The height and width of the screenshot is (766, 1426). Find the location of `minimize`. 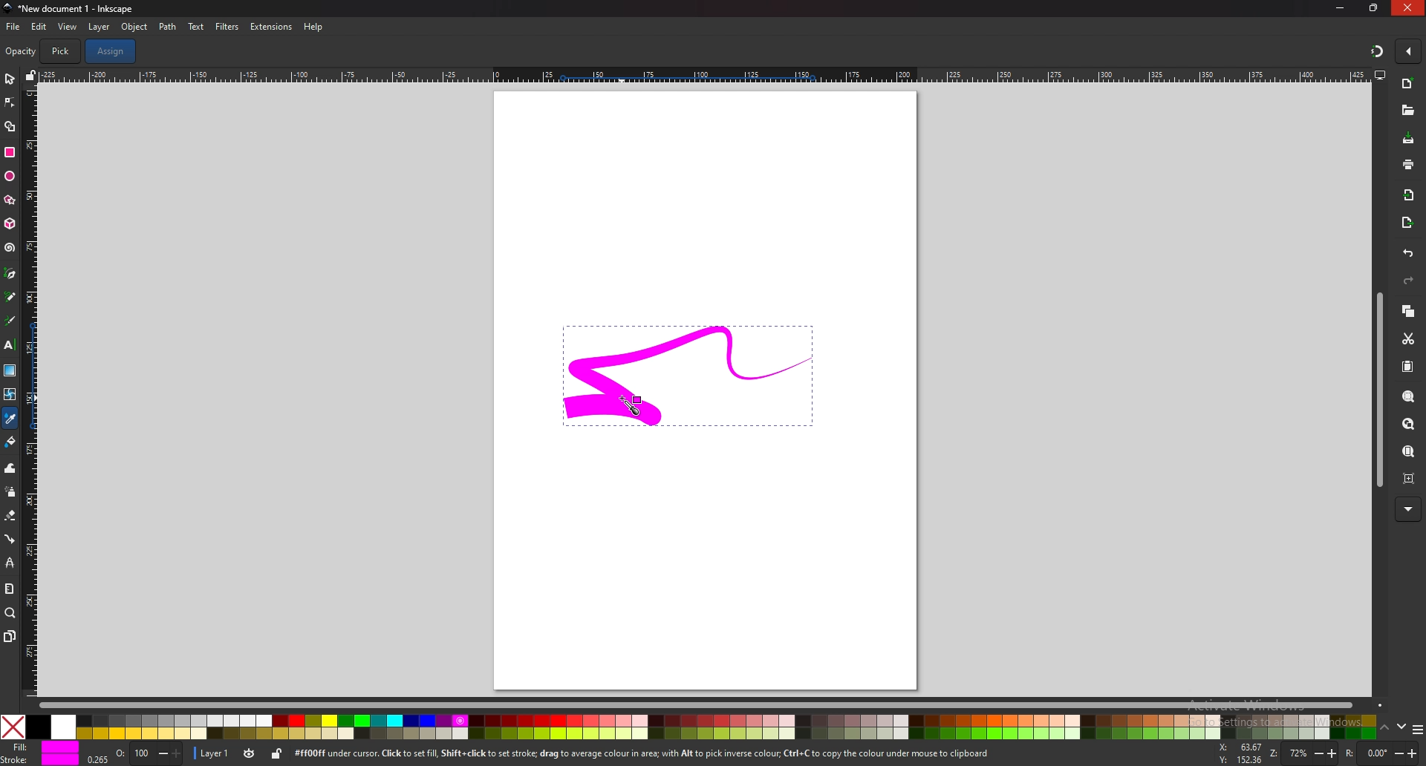

minimize is located at coordinates (1342, 8).